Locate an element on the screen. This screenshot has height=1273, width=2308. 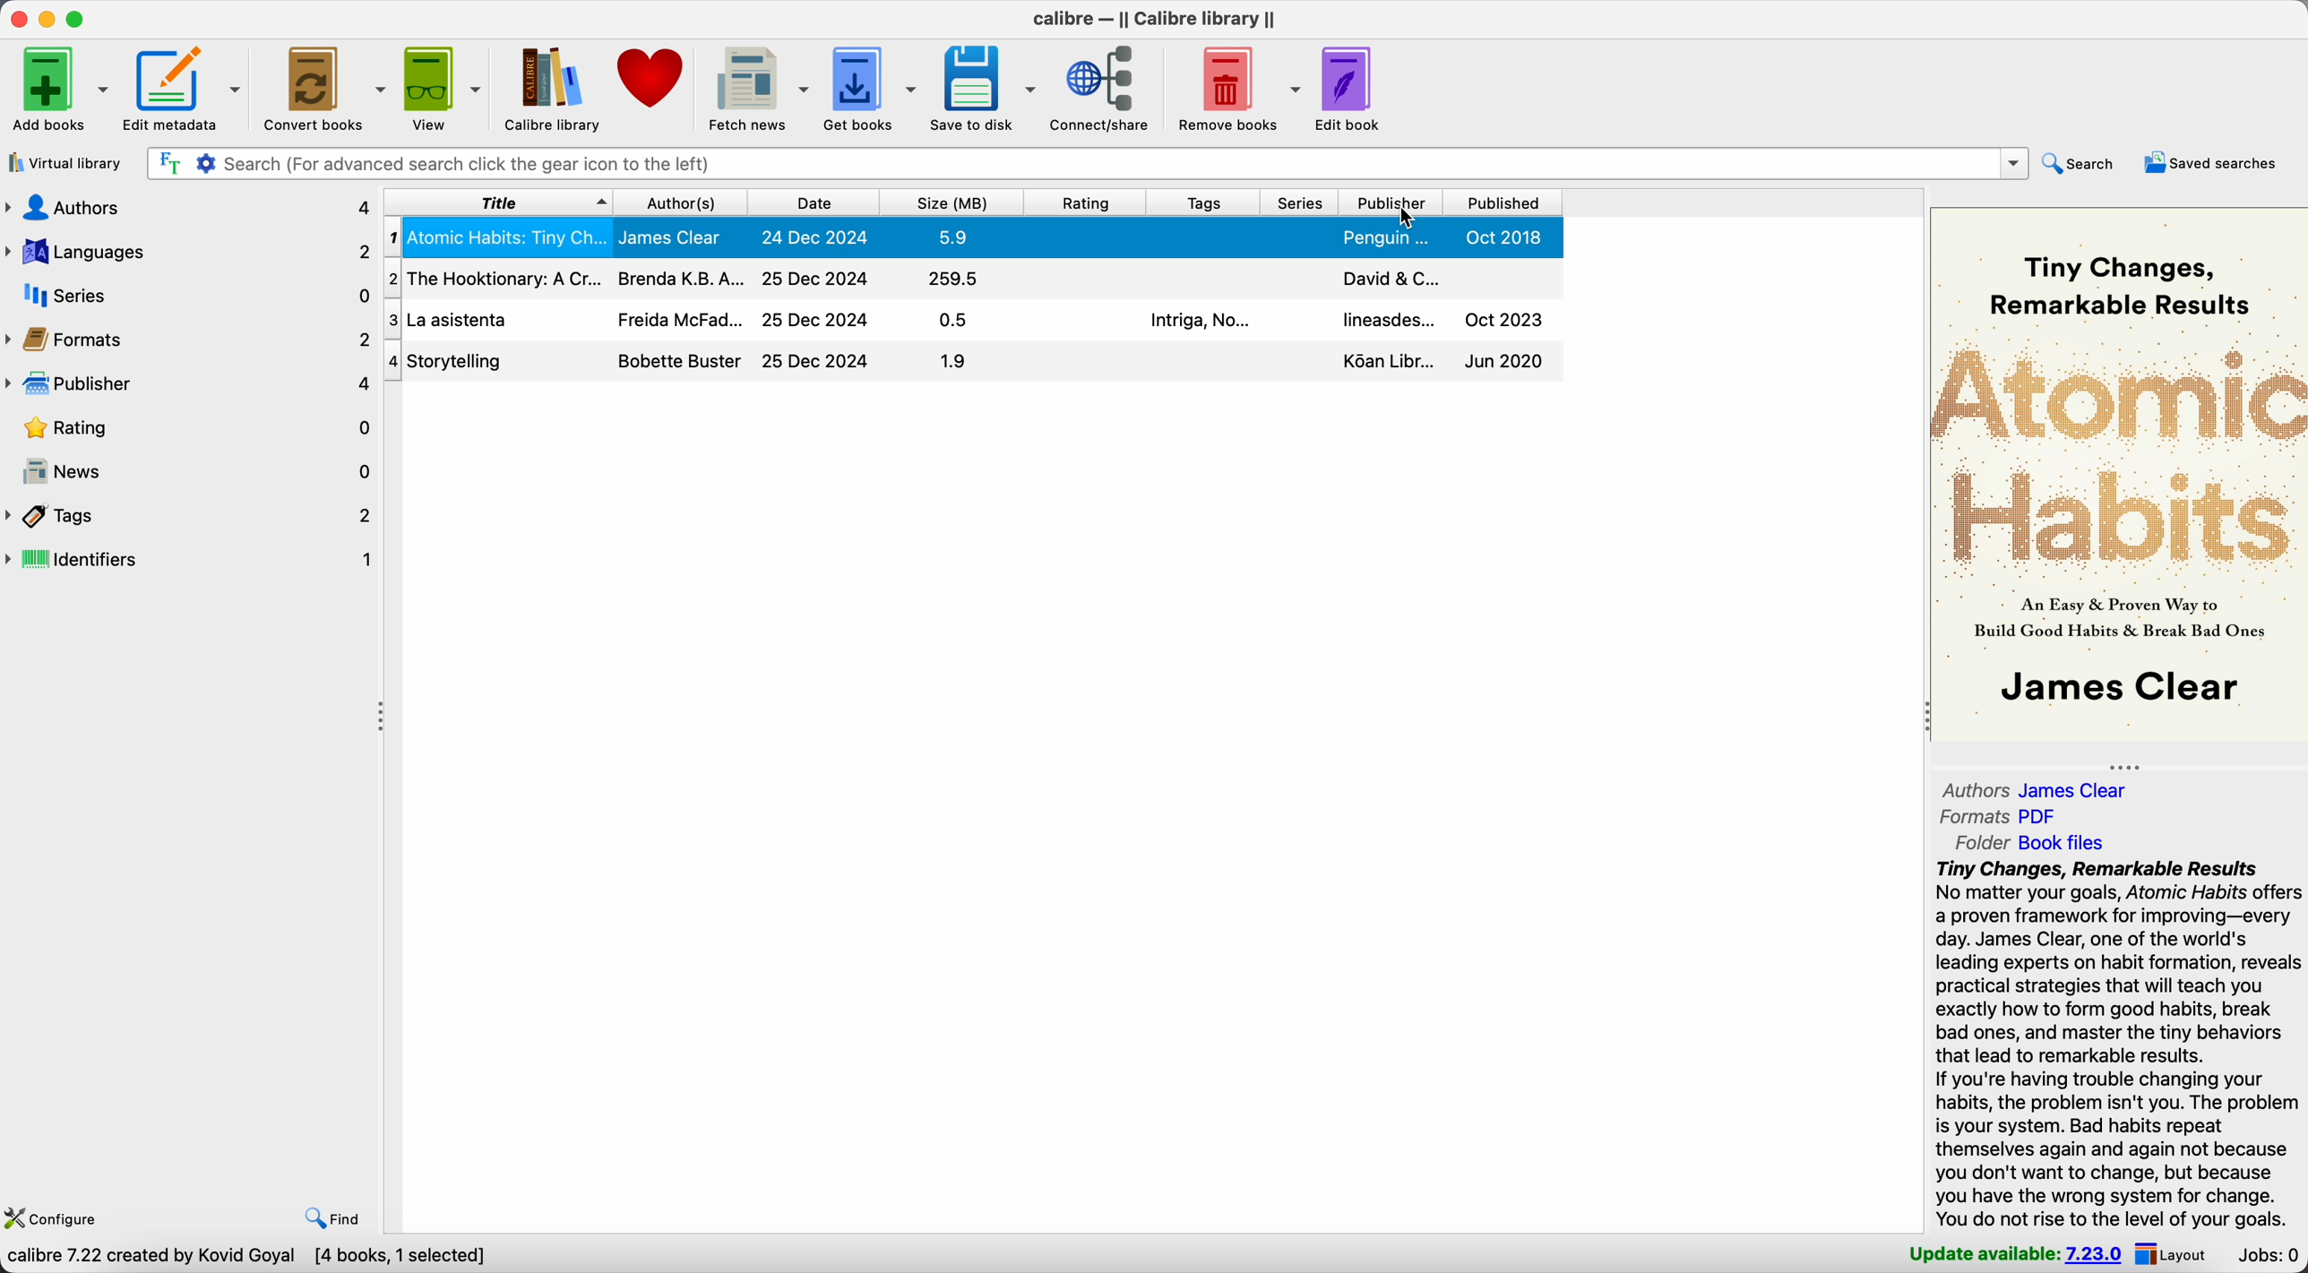
close Calibre is located at coordinates (16, 19).